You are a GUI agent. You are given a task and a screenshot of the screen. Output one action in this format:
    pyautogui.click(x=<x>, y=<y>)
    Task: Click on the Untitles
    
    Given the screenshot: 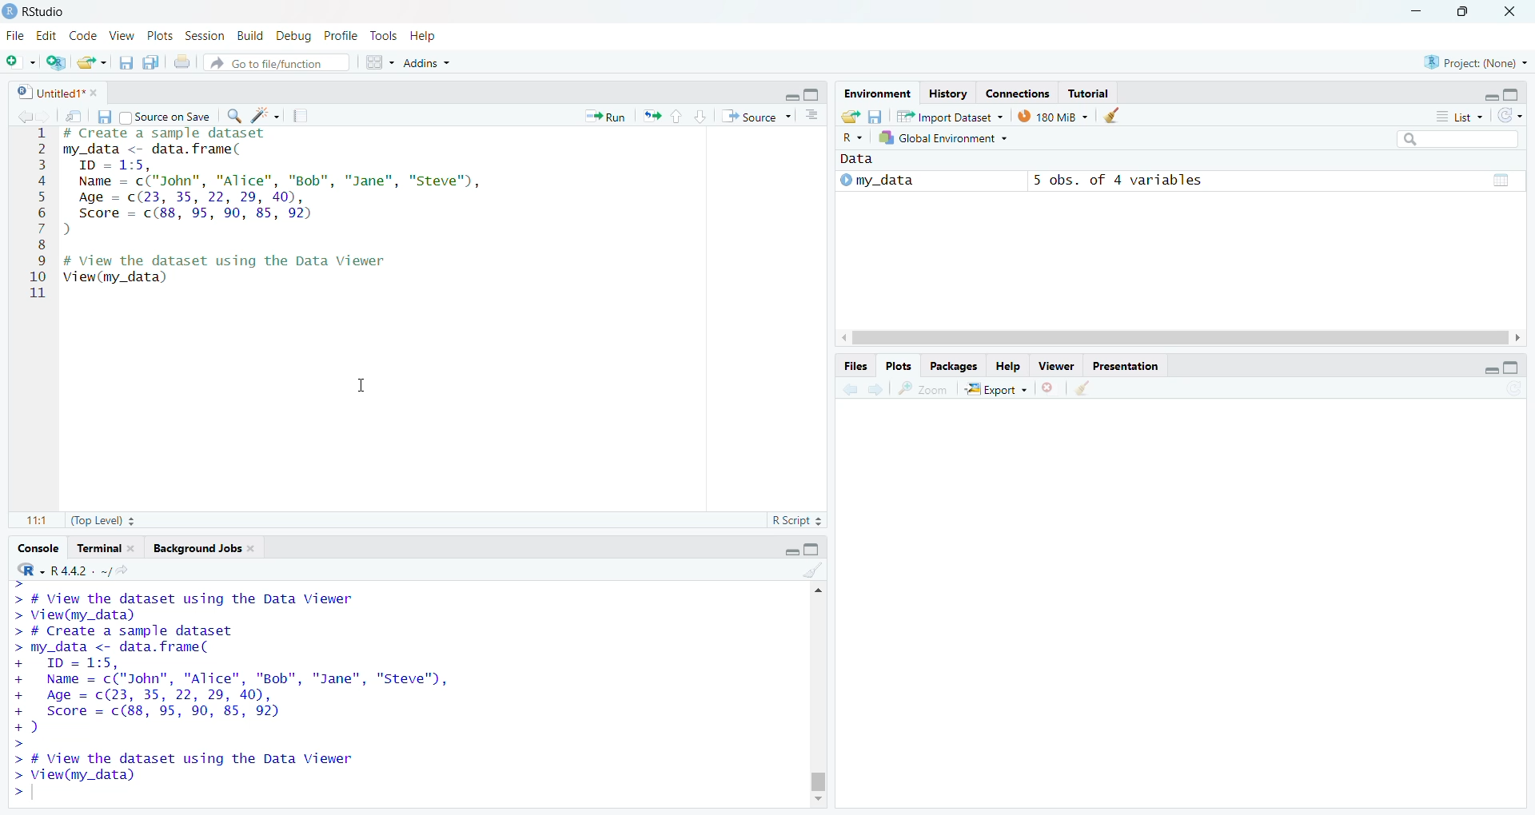 What is the action you would take?
    pyautogui.click(x=56, y=92)
    